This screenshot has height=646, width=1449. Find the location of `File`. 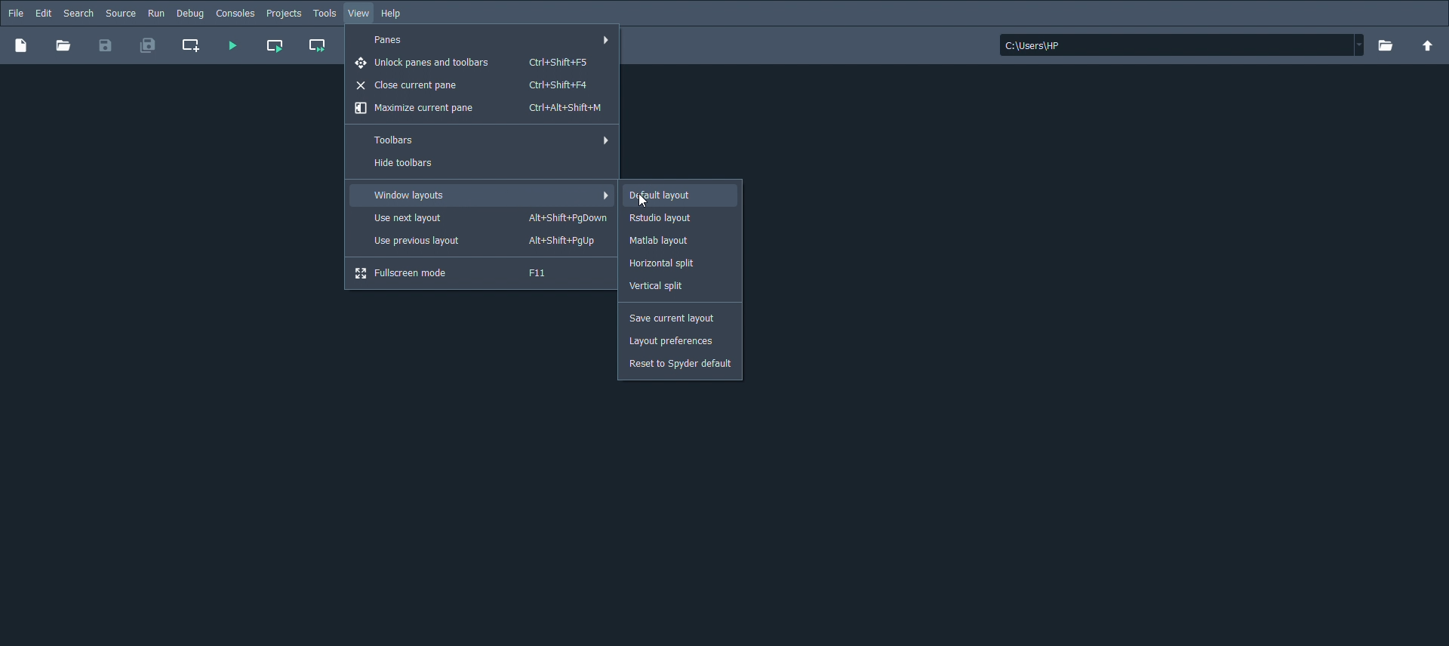

File is located at coordinates (14, 12).